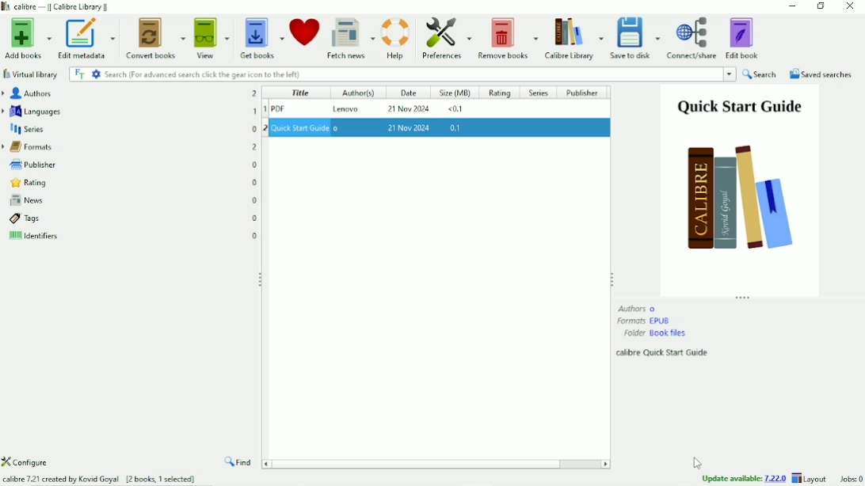 This screenshot has width=865, height=486. Describe the element at coordinates (664, 353) in the screenshot. I see `calibre Quick Start Guide` at that location.